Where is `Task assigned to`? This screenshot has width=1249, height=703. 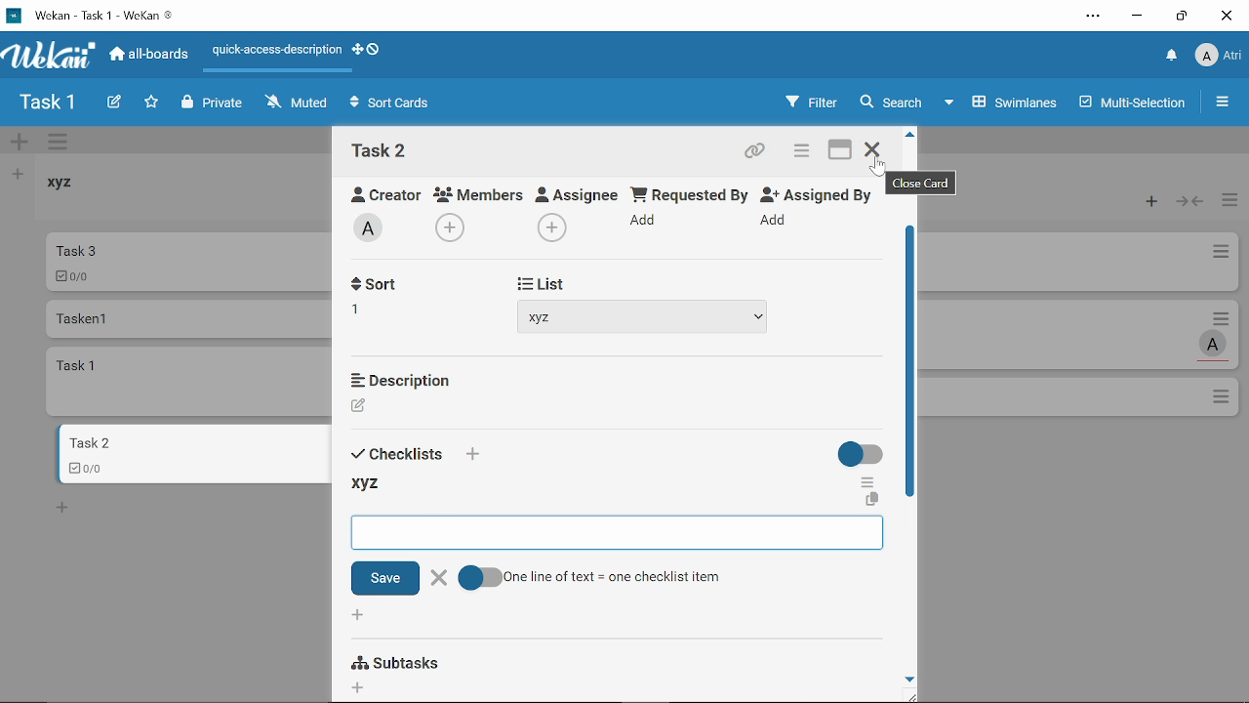 Task assigned to is located at coordinates (1215, 344).